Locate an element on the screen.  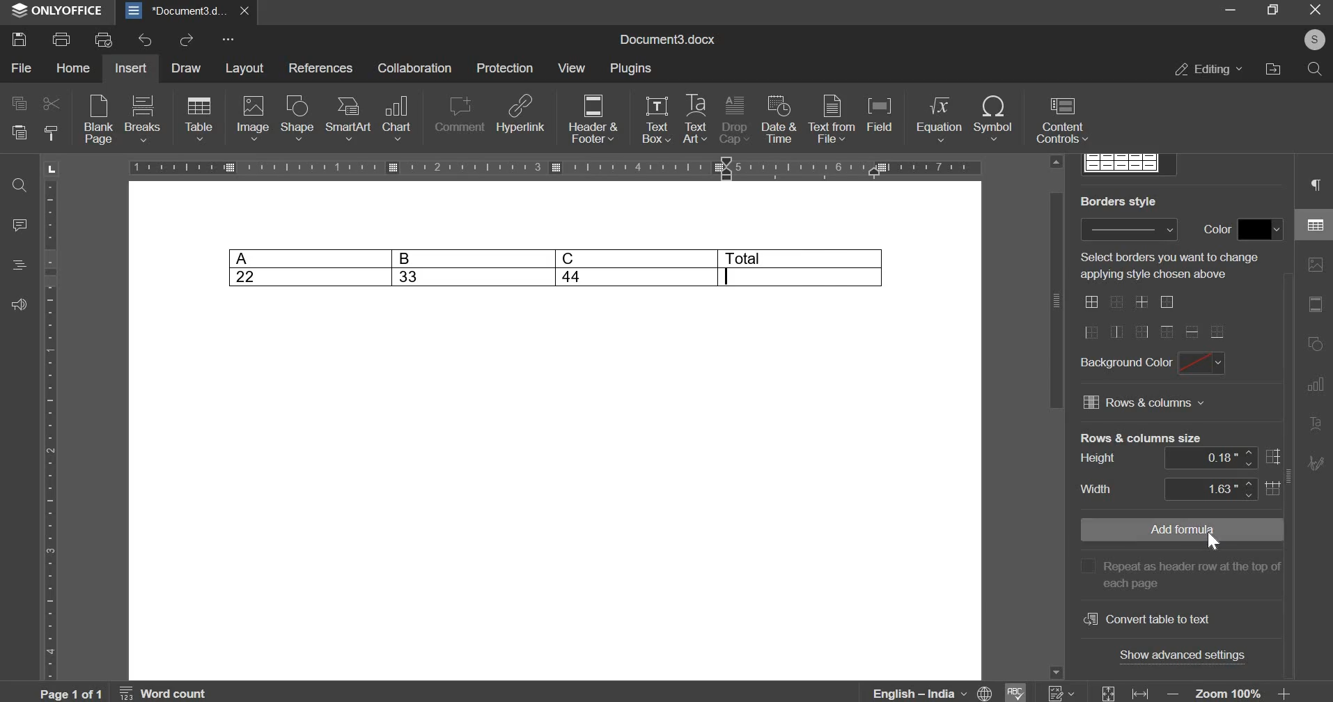
height is located at coordinates (1223, 460).